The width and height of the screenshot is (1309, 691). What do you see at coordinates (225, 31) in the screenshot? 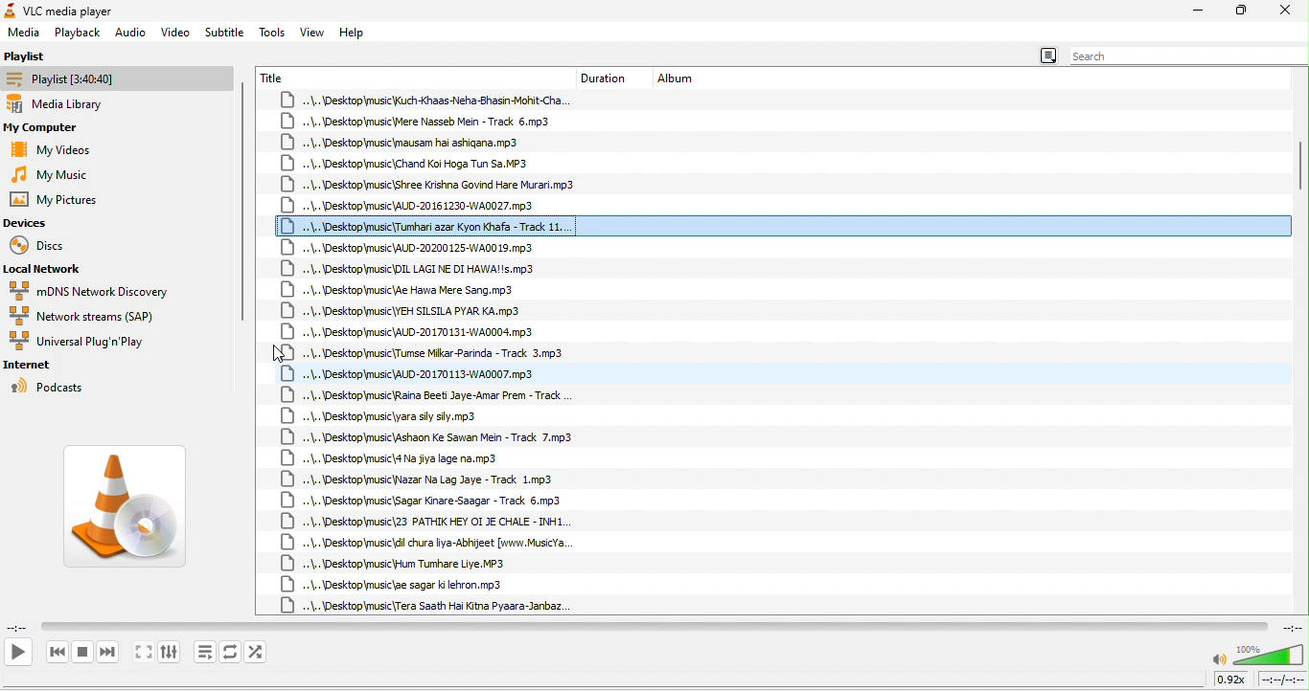
I see `subtitle` at bounding box center [225, 31].